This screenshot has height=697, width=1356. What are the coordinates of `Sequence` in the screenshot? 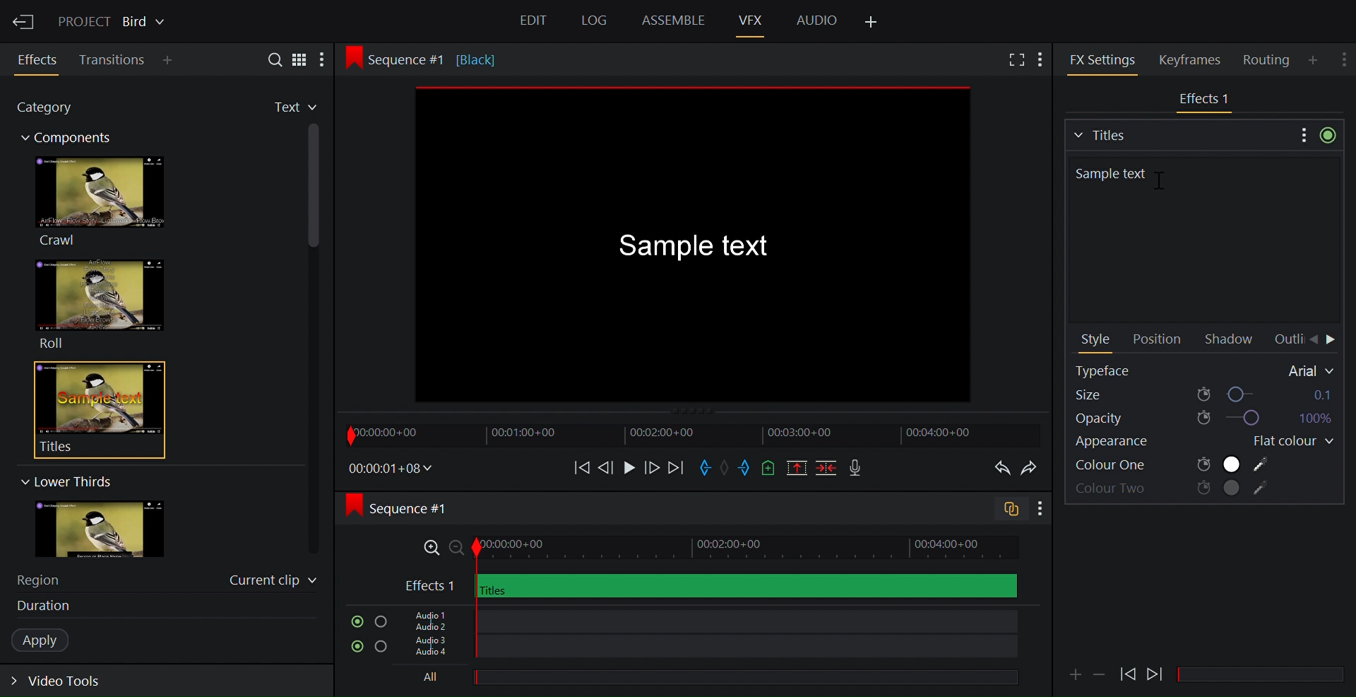 It's located at (412, 508).